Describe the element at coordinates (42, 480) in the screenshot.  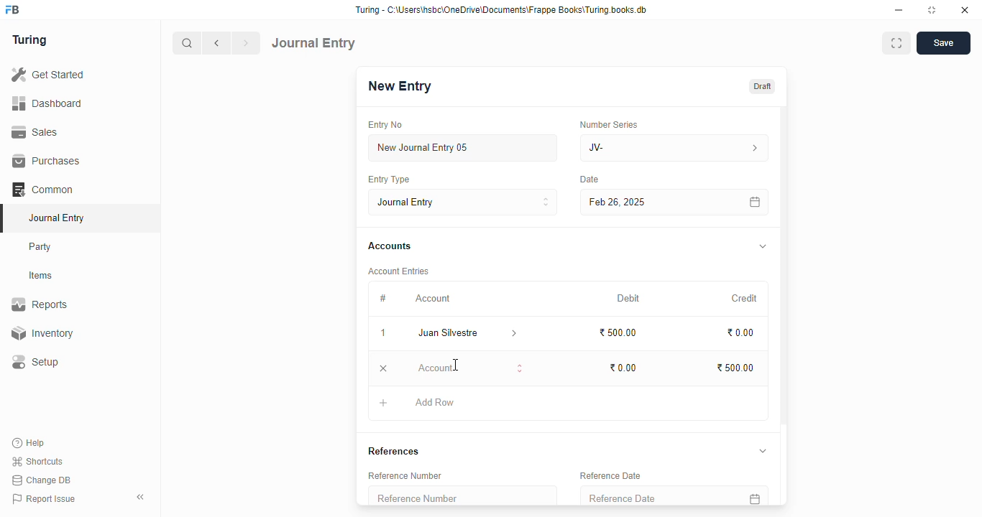
I see `change DB` at that location.